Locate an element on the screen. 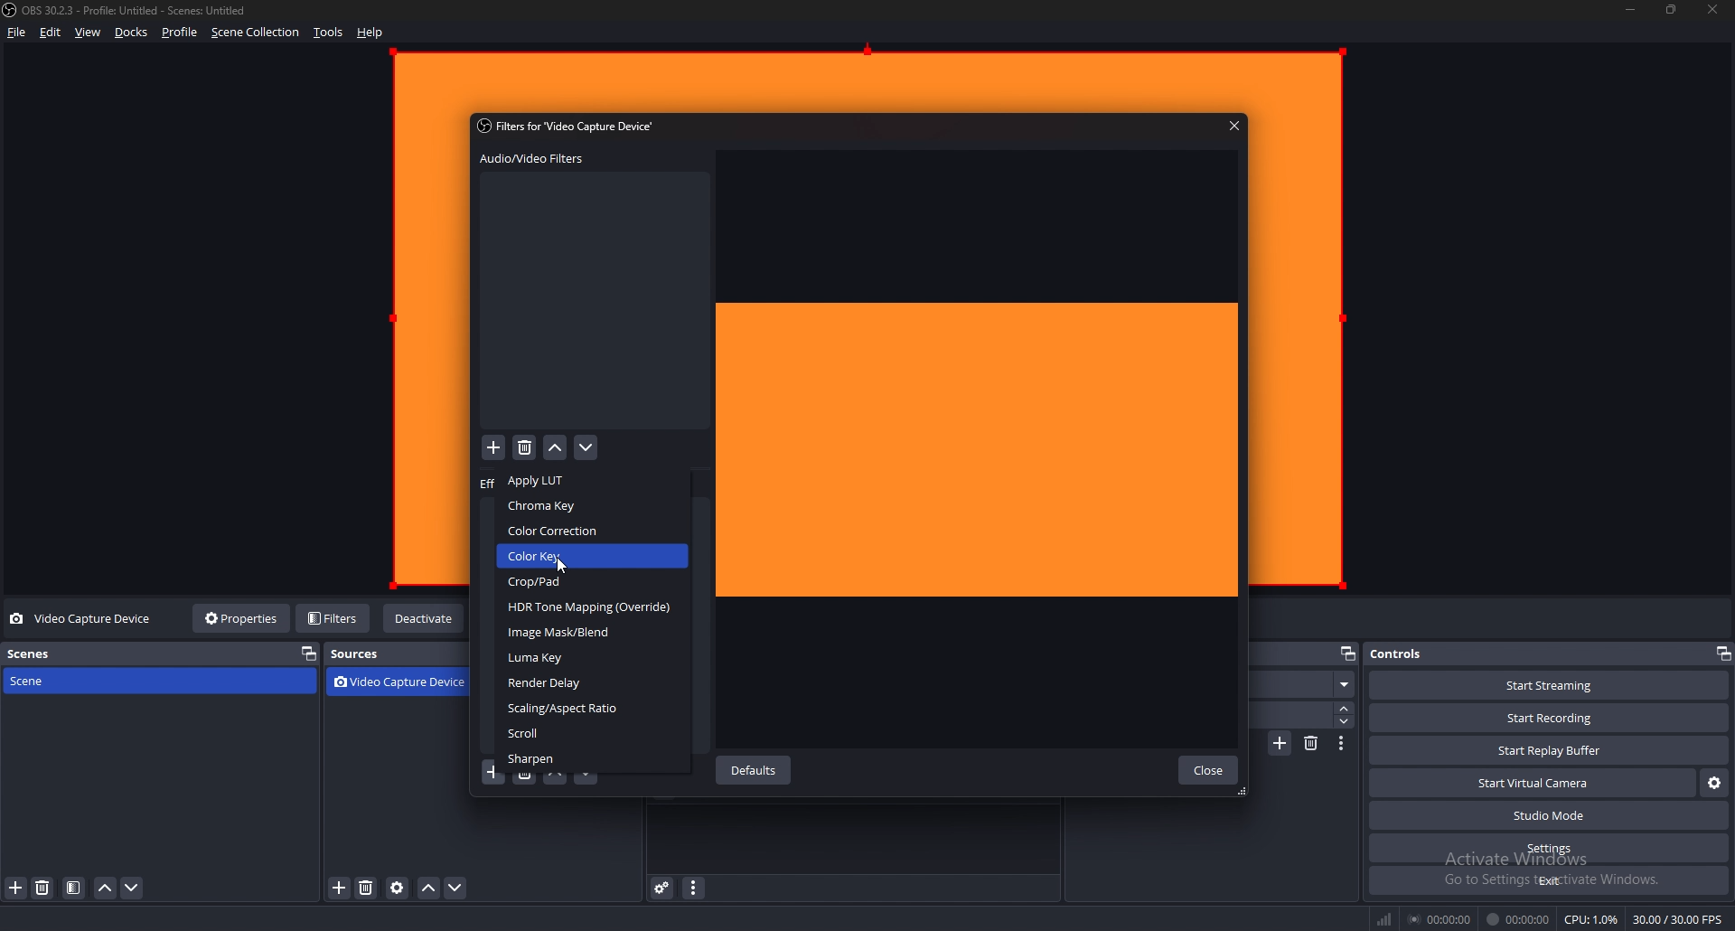 This screenshot has width=1735, height=931. video capture device is located at coordinates (83, 619).